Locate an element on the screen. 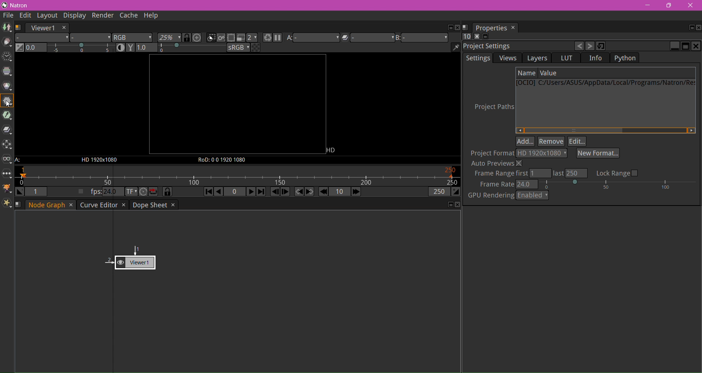  Viewer 1 is located at coordinates (123, 259).